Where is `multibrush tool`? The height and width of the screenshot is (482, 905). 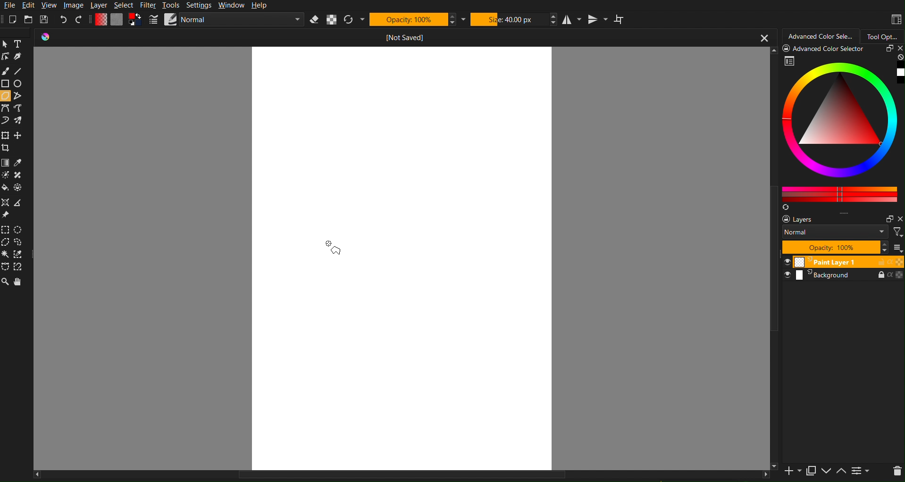
multibrush tool is located at coordinates (20, 121).